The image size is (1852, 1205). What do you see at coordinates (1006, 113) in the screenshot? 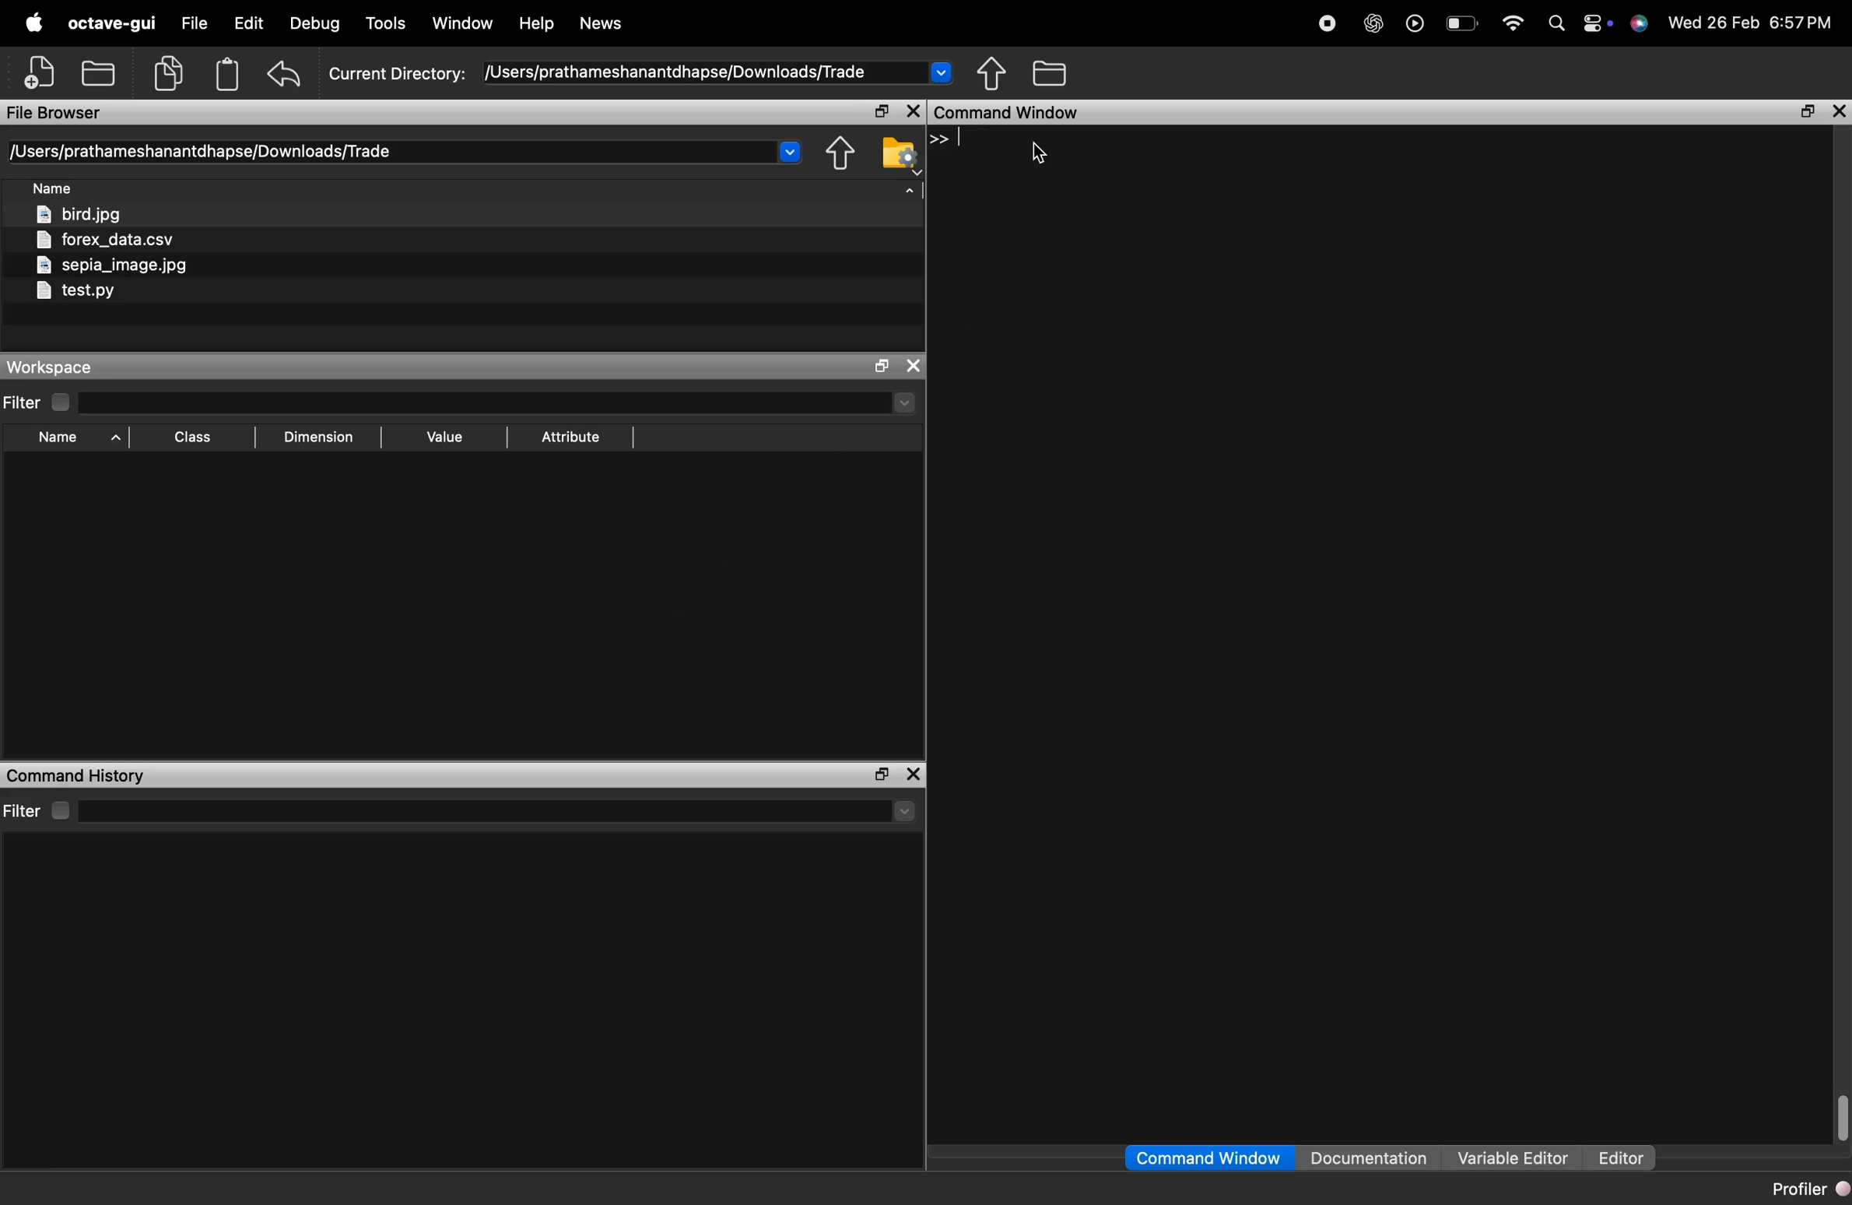
I see `command window` at bounding box center [1006, 113].